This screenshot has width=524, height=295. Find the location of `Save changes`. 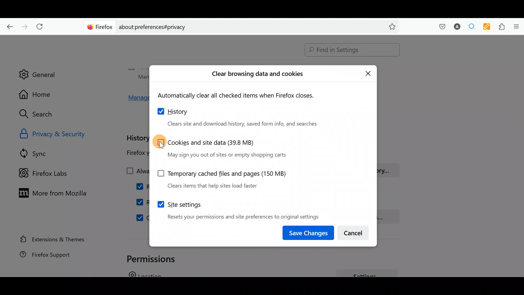

Save changes is located at coordinates (309, 232).